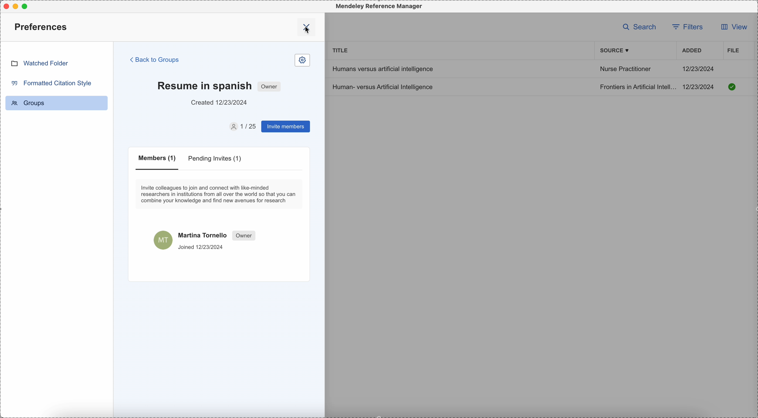 This screenshot has height=418, width=758. I want to click on title, so click(341, 50).